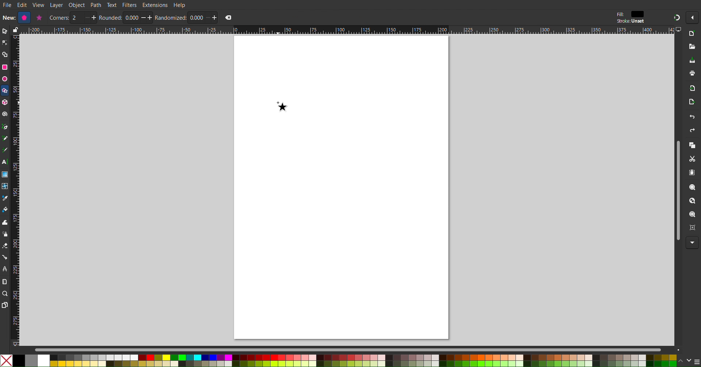  I want to click on Spray Tool, so click(5, 234).